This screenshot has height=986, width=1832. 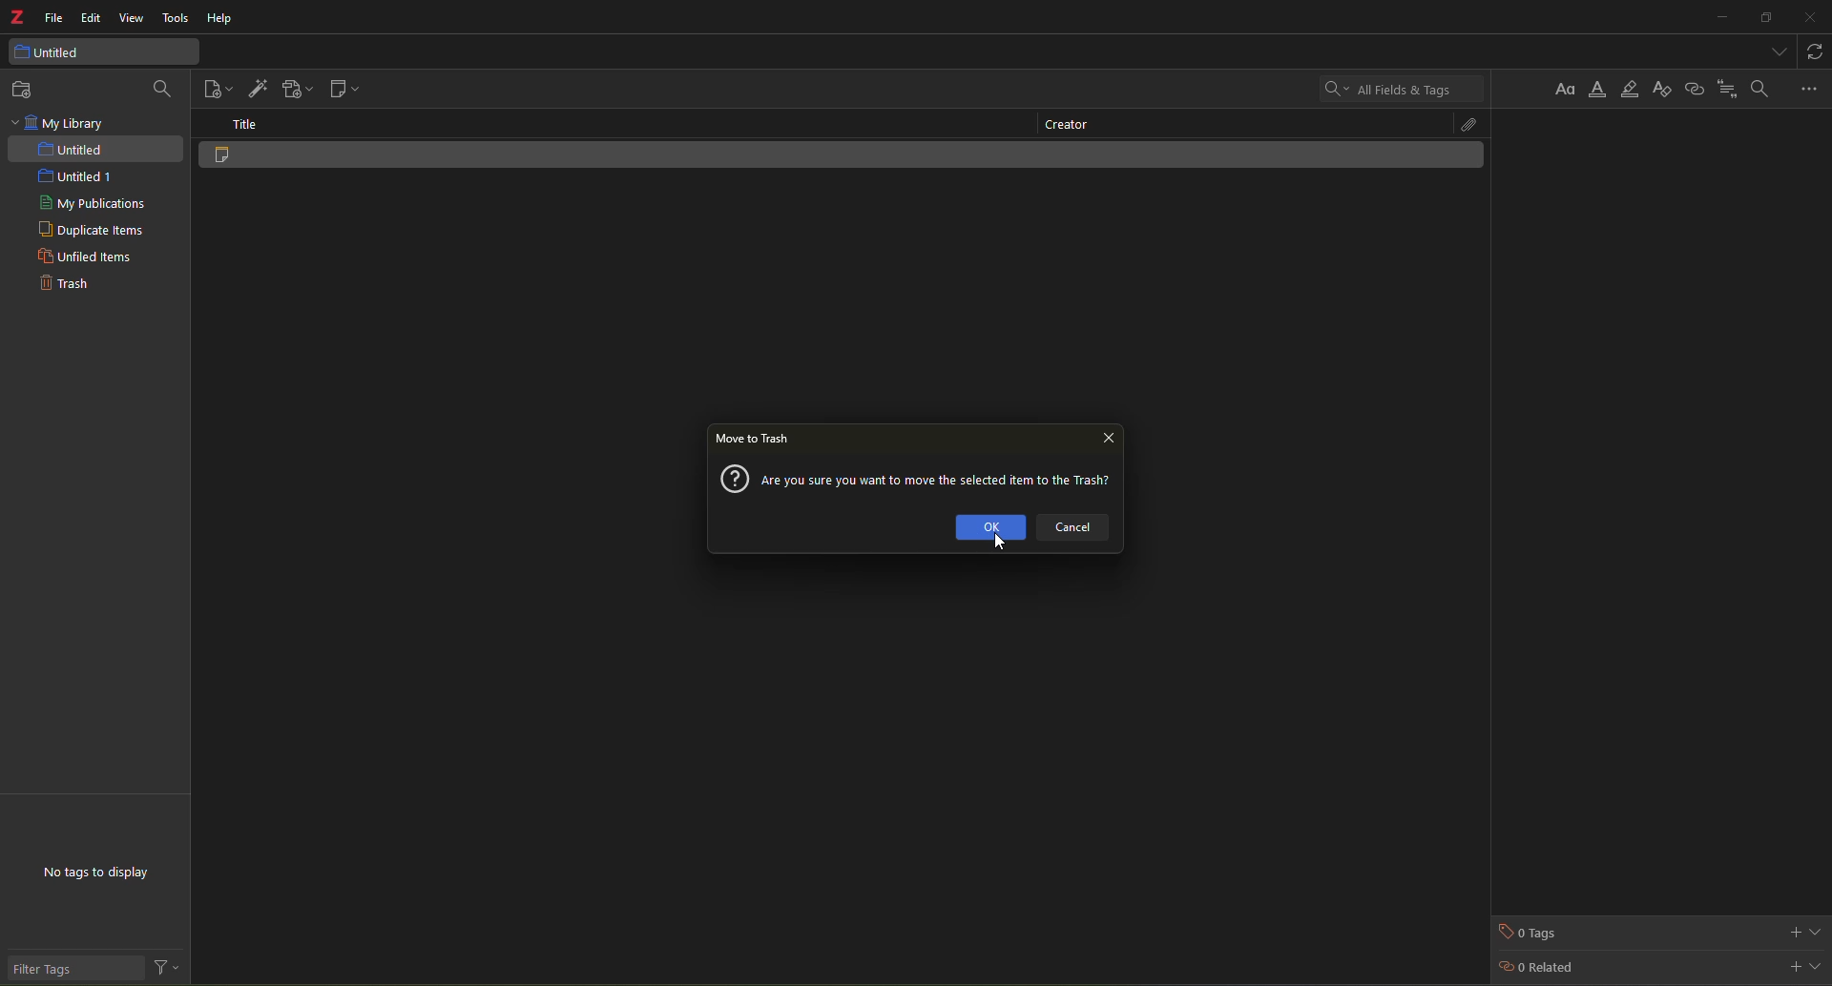 I want to click on search, so click(x=161, y=87).